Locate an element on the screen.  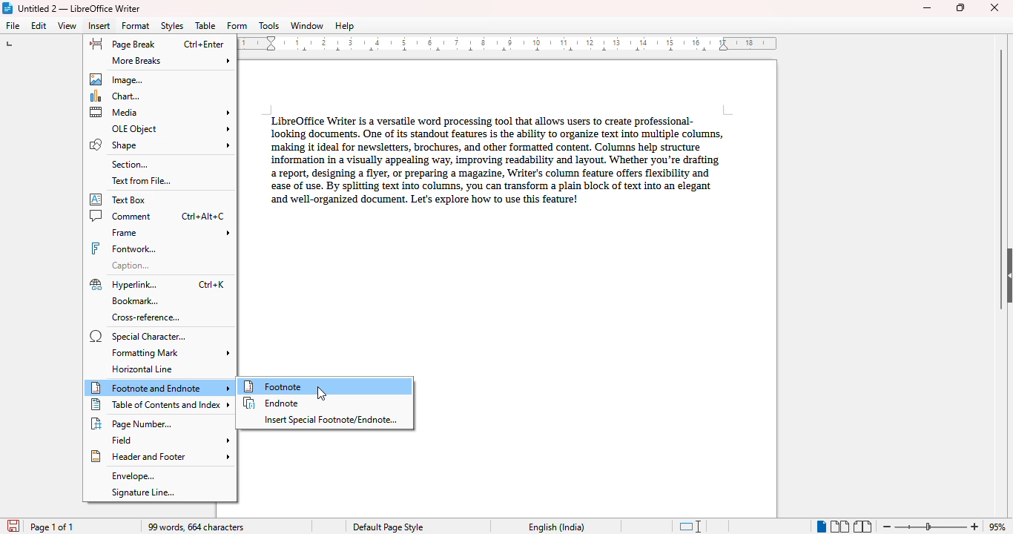
95% (current zoom level) is located at coordinates (999, 526).